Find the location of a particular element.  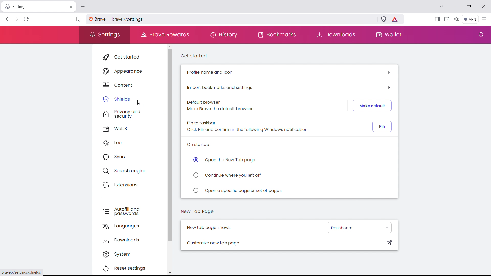

Pin to taskbar is located at coordinates (203, 122).